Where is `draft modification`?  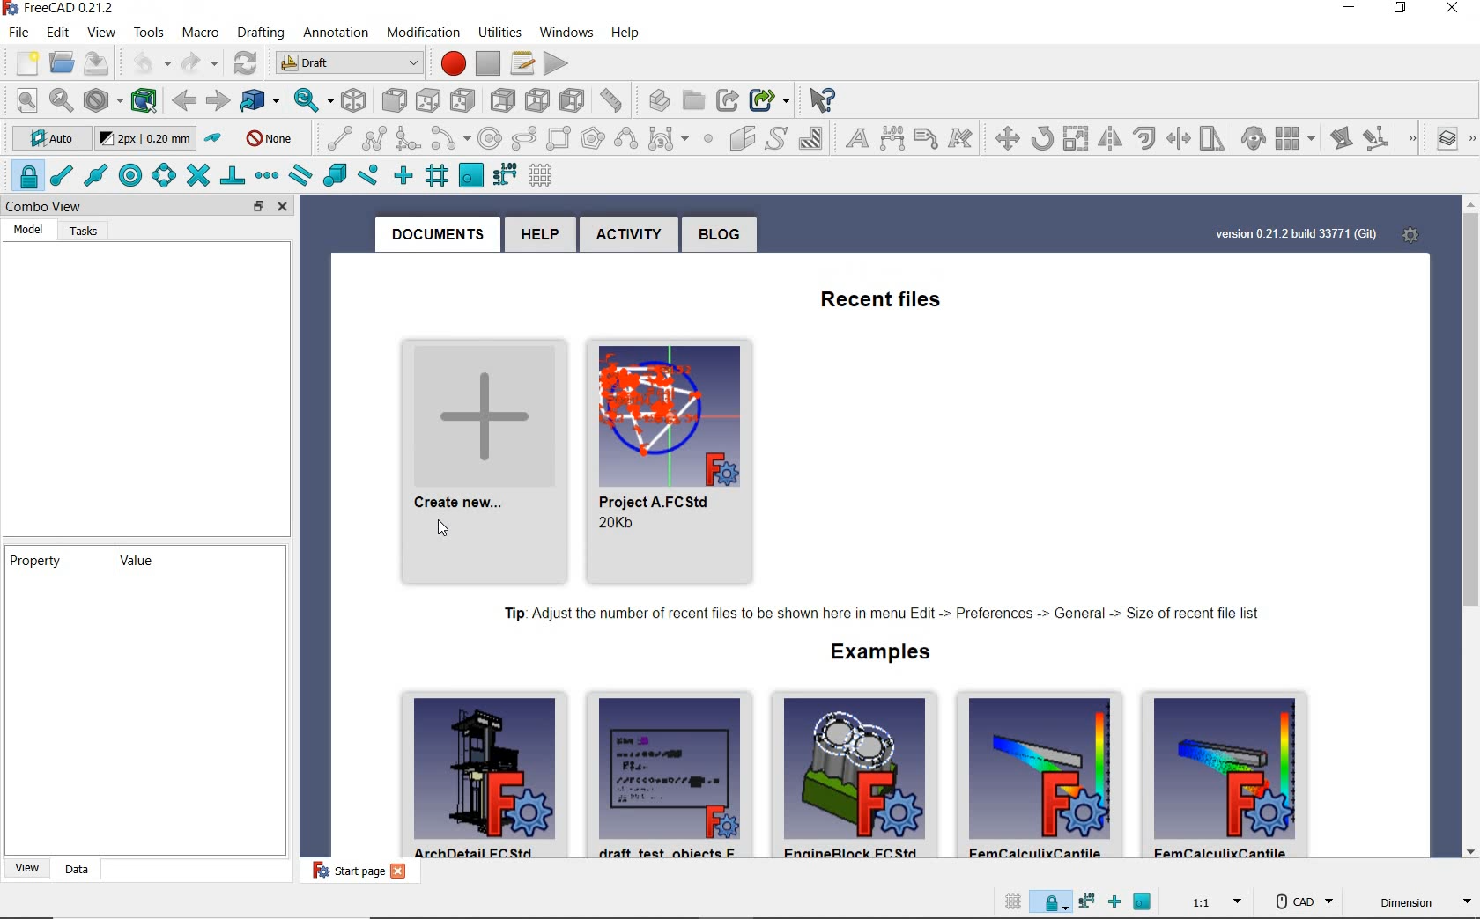
draft modification is located at coordinates (1409, 139).